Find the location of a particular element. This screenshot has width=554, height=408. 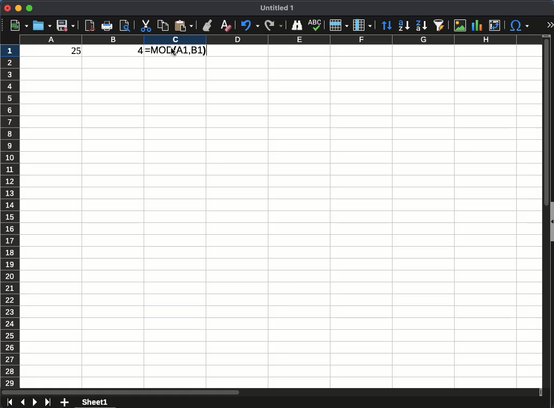

last sheet is located at coordinates (49, 402).